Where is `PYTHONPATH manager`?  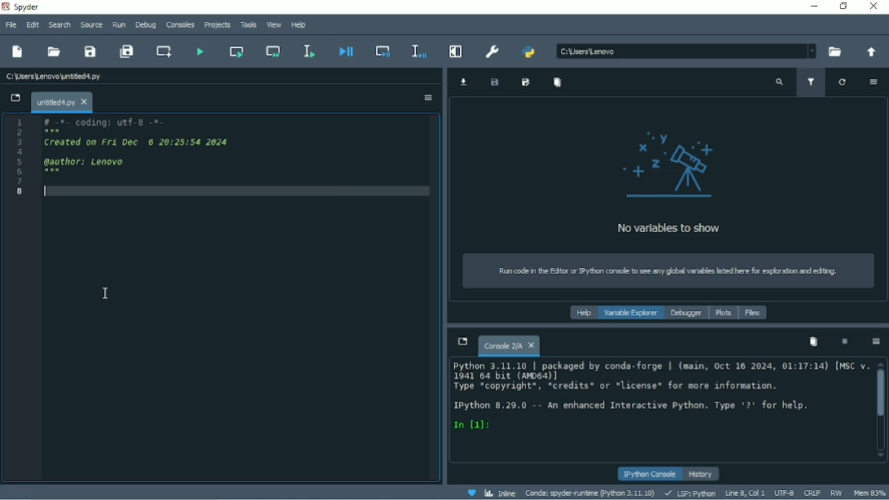
PYTHONPATH manager is located at coordinates (528, 53).